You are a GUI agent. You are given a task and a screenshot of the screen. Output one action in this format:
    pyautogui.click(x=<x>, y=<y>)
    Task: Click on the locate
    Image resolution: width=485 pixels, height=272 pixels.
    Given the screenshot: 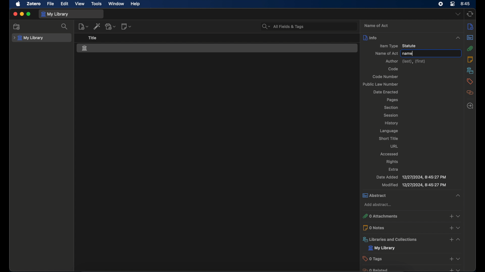 What is the action you would take?
    pyautogui.click(x=470, y=106)
    